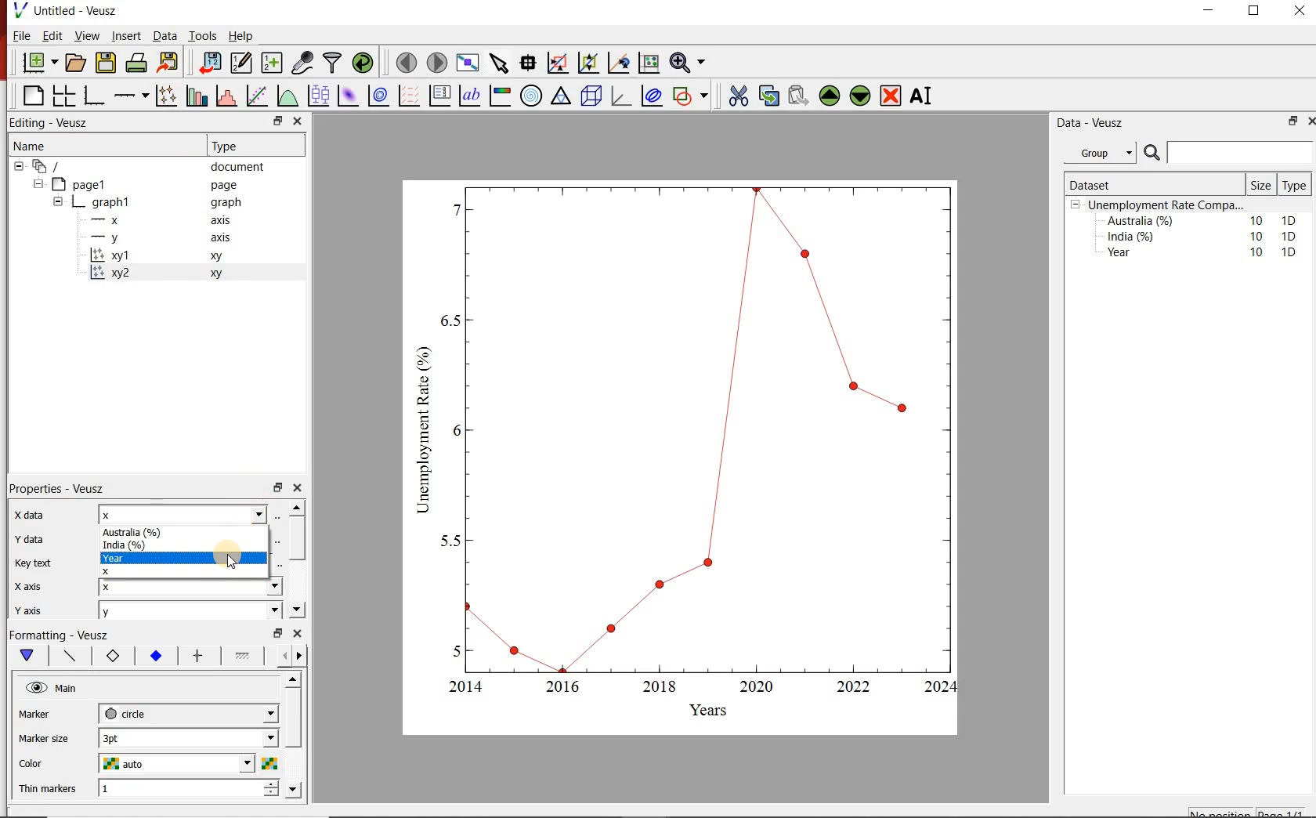  What do you see at coordinates (1298, 14) in the screenshot?
I see `close` at bounding box center [1298, 14].